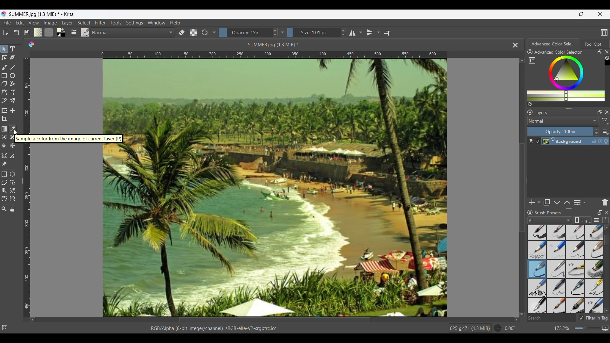  What do you see at coordinates (84, 23) in the screenshot?
I see `Select menu` at bounding box center [84, 23].